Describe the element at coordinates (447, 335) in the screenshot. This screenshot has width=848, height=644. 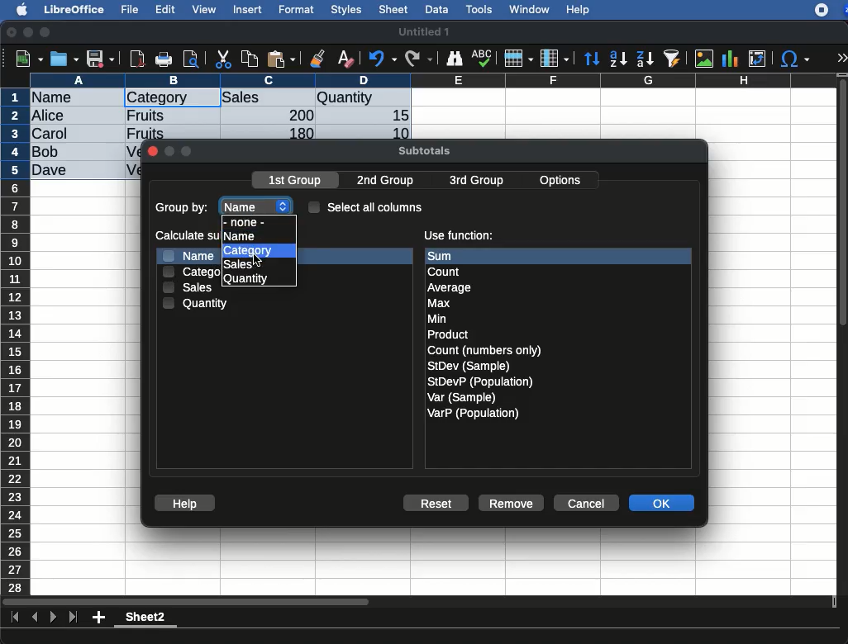
I see `Product` at that location.